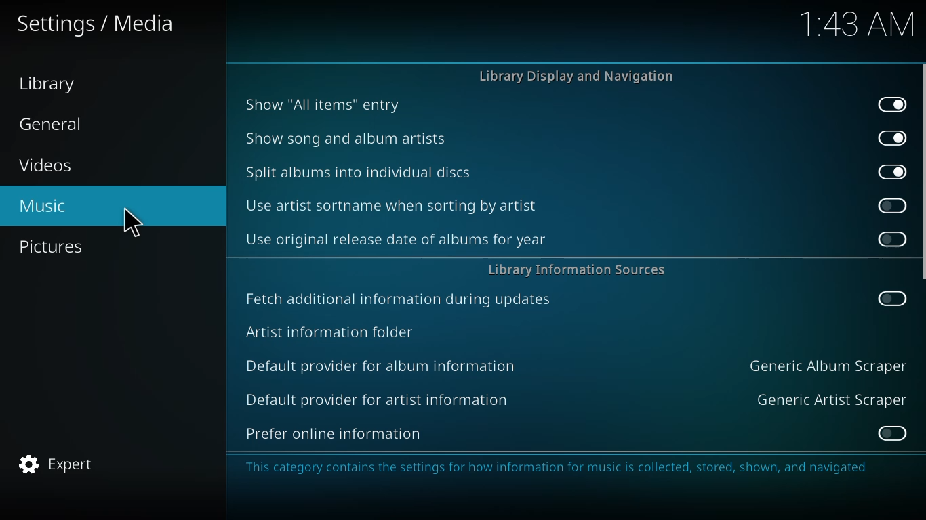  Describe the element at coordinates (826, 365) in the screenshot. I see `generic album scraper` at that location.